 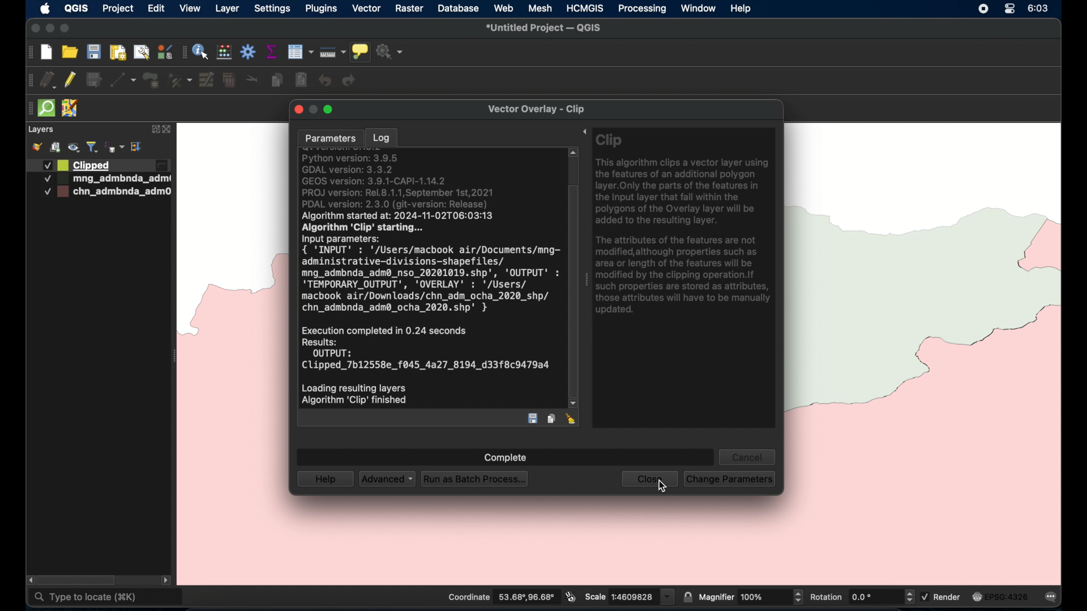 I want to click on maximize, so click(x=65, y=29).